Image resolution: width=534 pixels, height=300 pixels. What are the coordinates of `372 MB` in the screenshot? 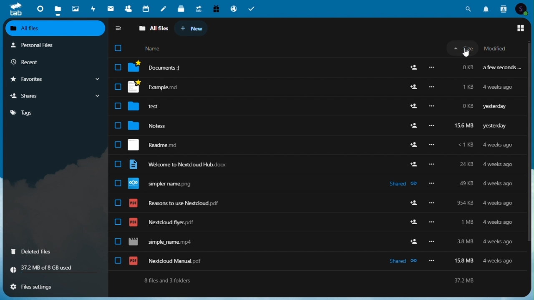 It's located at (469, 281).